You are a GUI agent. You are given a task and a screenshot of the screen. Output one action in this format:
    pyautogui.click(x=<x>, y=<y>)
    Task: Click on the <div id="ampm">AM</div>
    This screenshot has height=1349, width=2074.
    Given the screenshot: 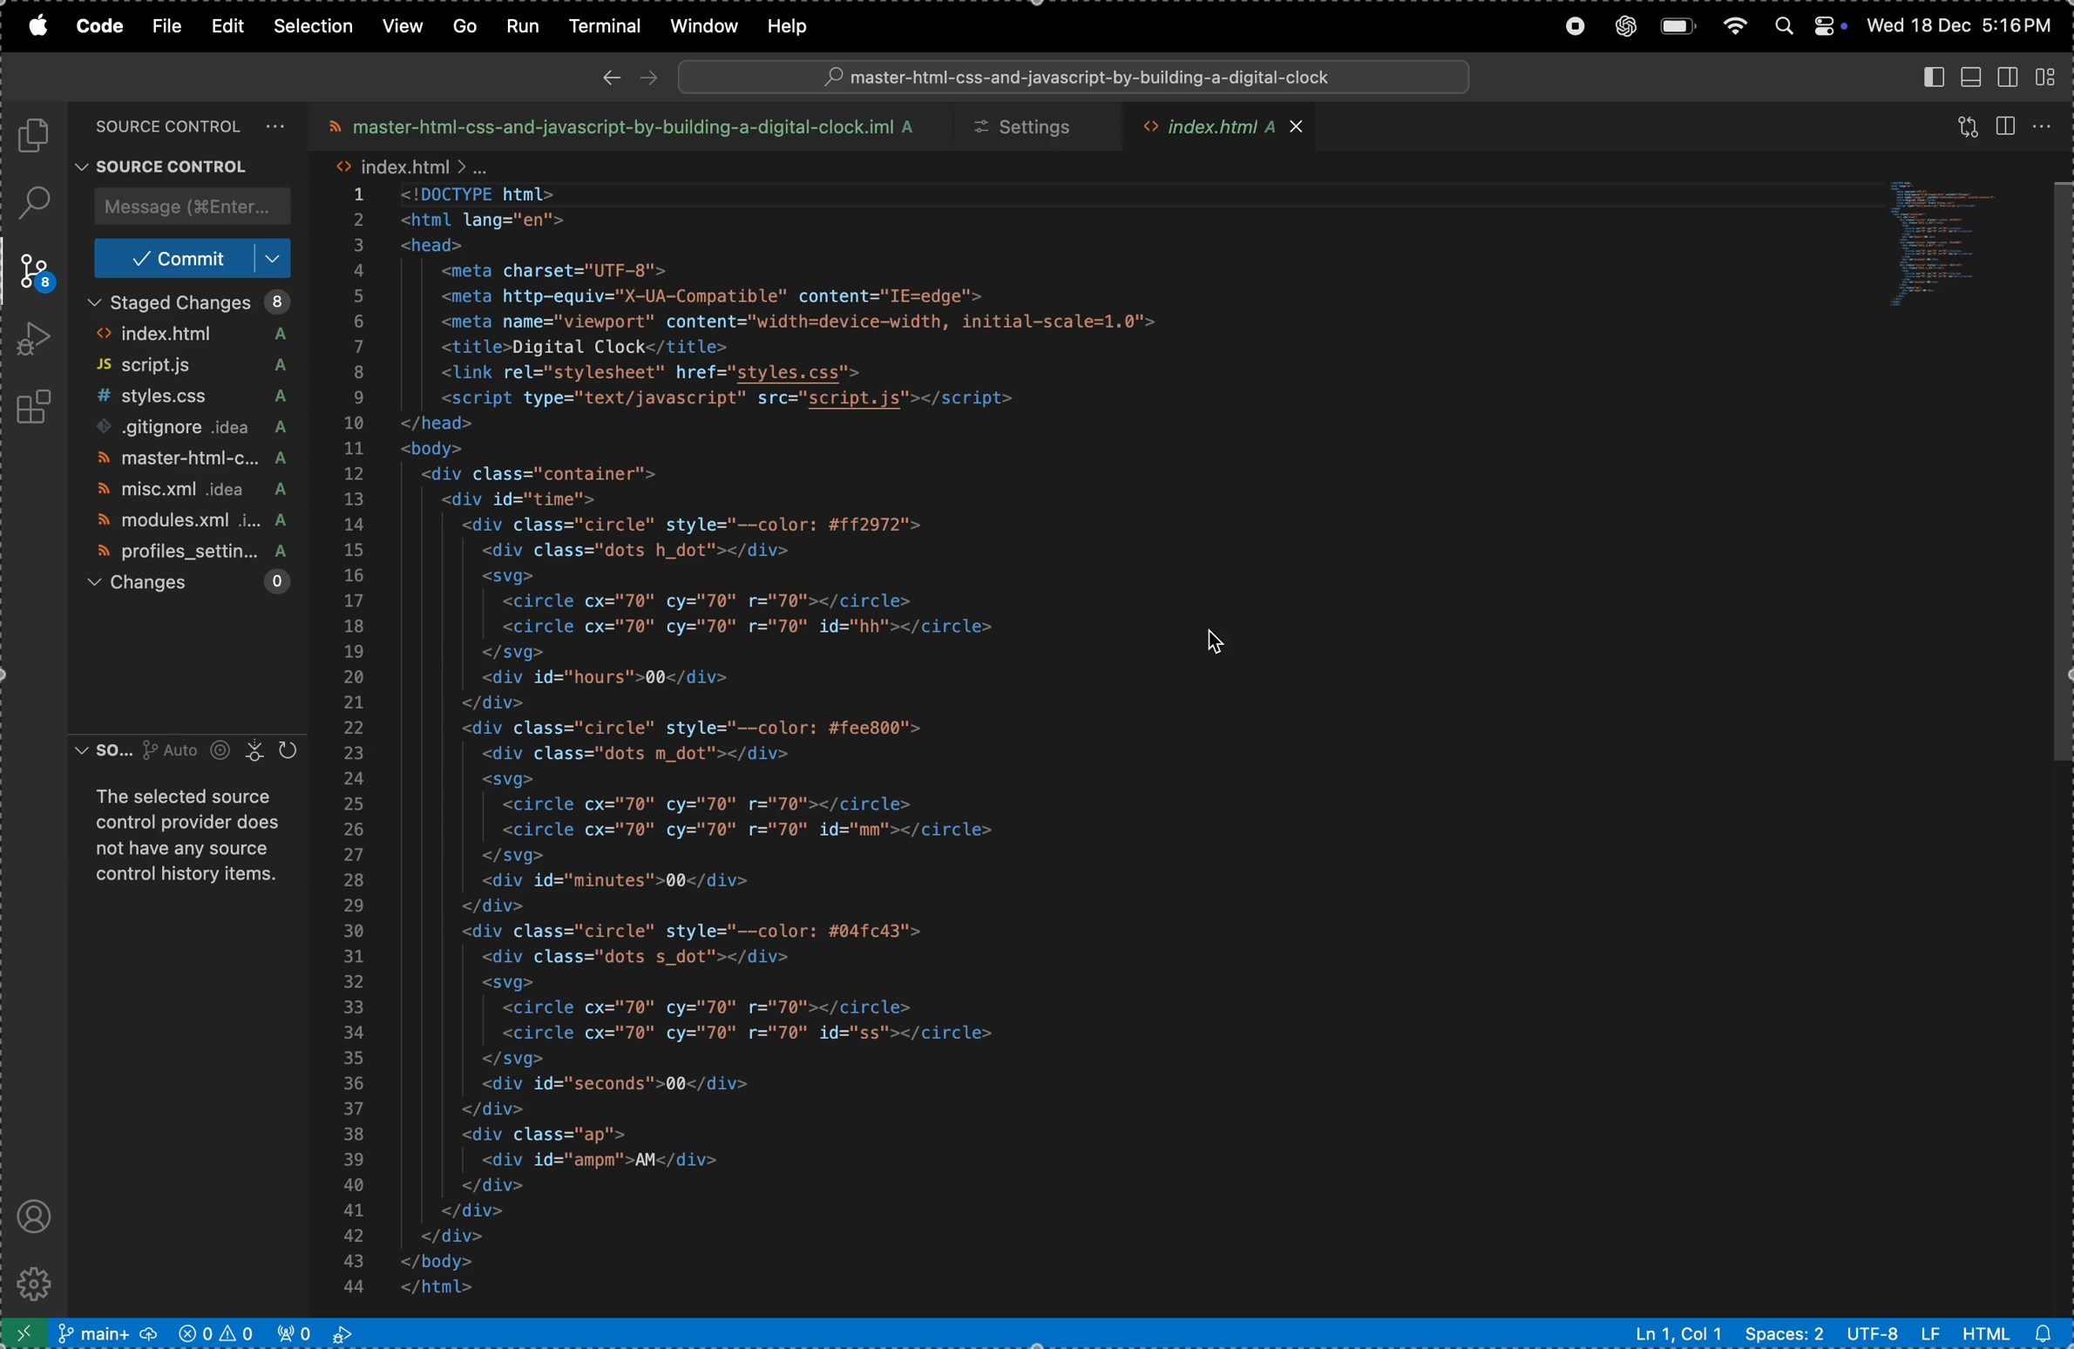 What is the action you would take?
    pyautogui.click(x=611, y=1160)
    